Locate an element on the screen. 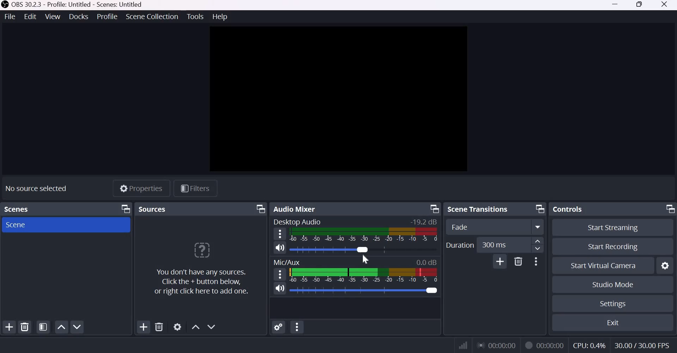 This screenshot has height=353, width=677. Help is located at coordinates (220, 17).